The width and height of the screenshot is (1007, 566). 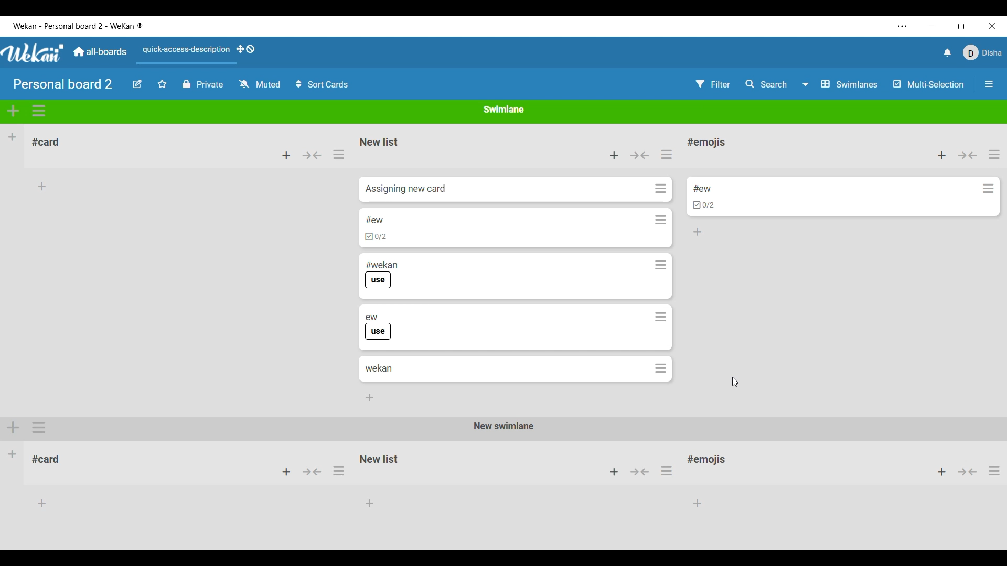 I want to click on Card actions, so click(x=660, y=188).